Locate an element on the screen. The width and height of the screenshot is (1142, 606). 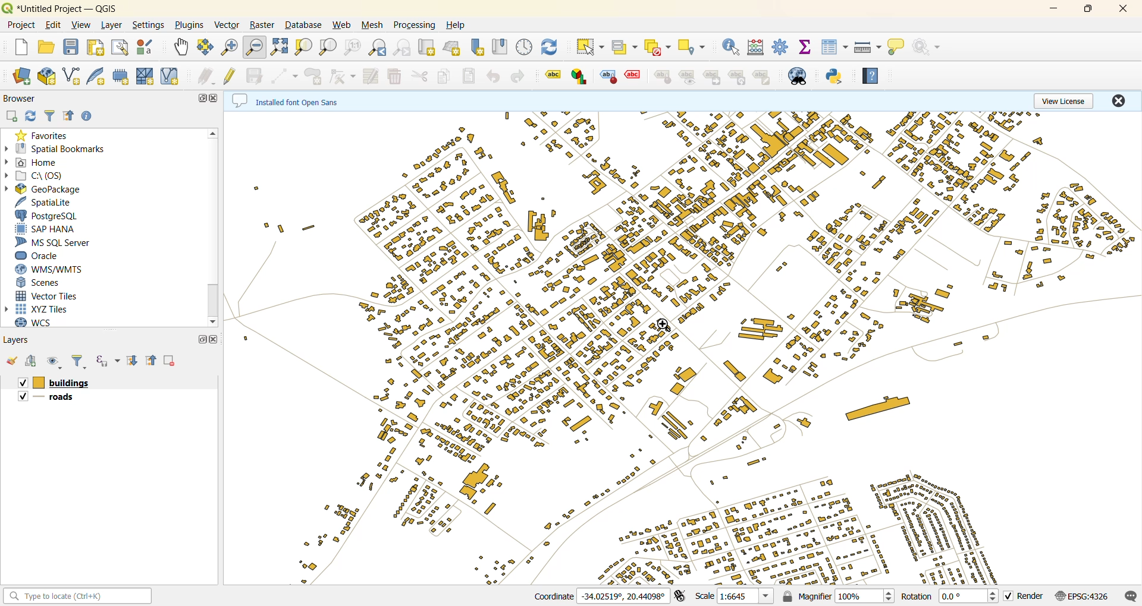
help is located at coordinates (871, 78).